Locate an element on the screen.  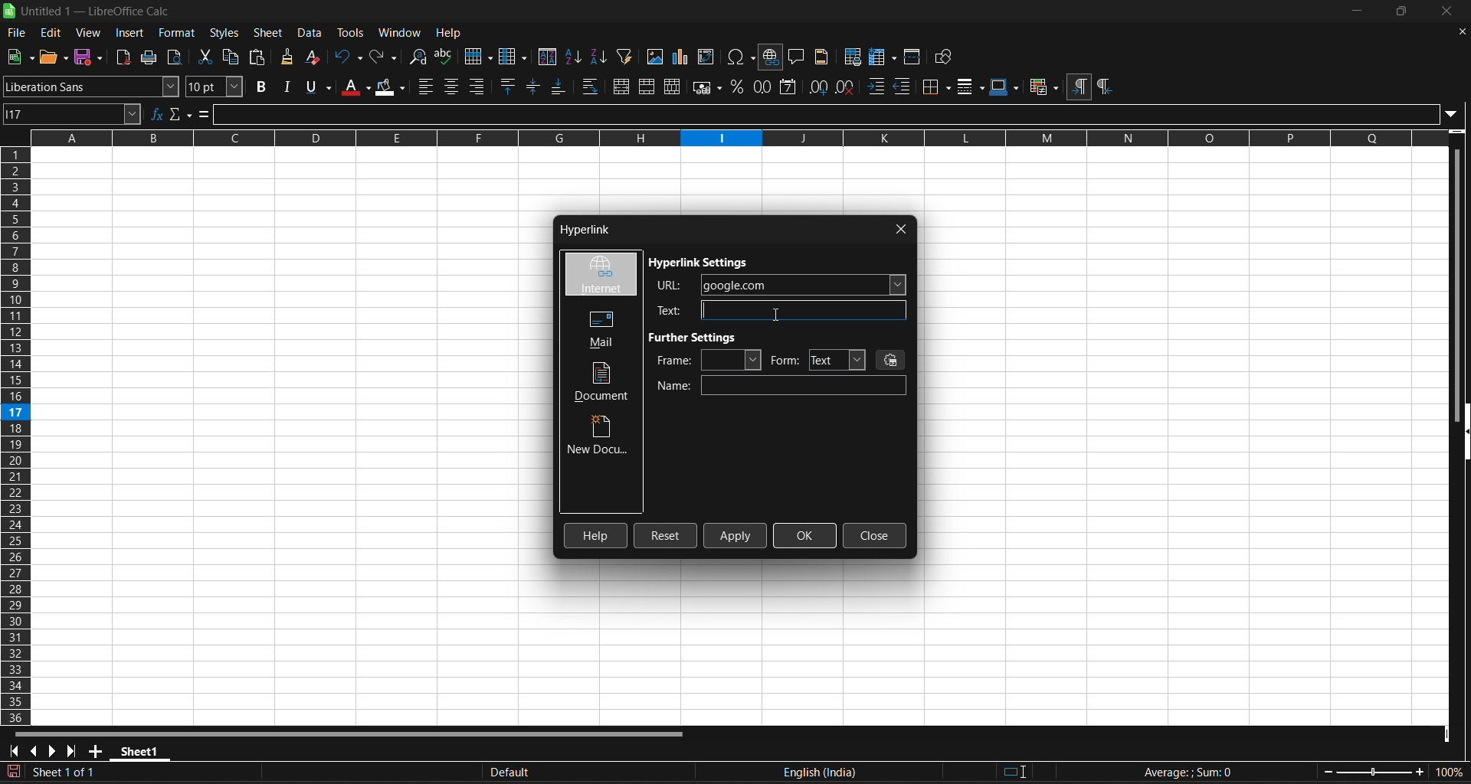
default is located at coordinates (628, 773).